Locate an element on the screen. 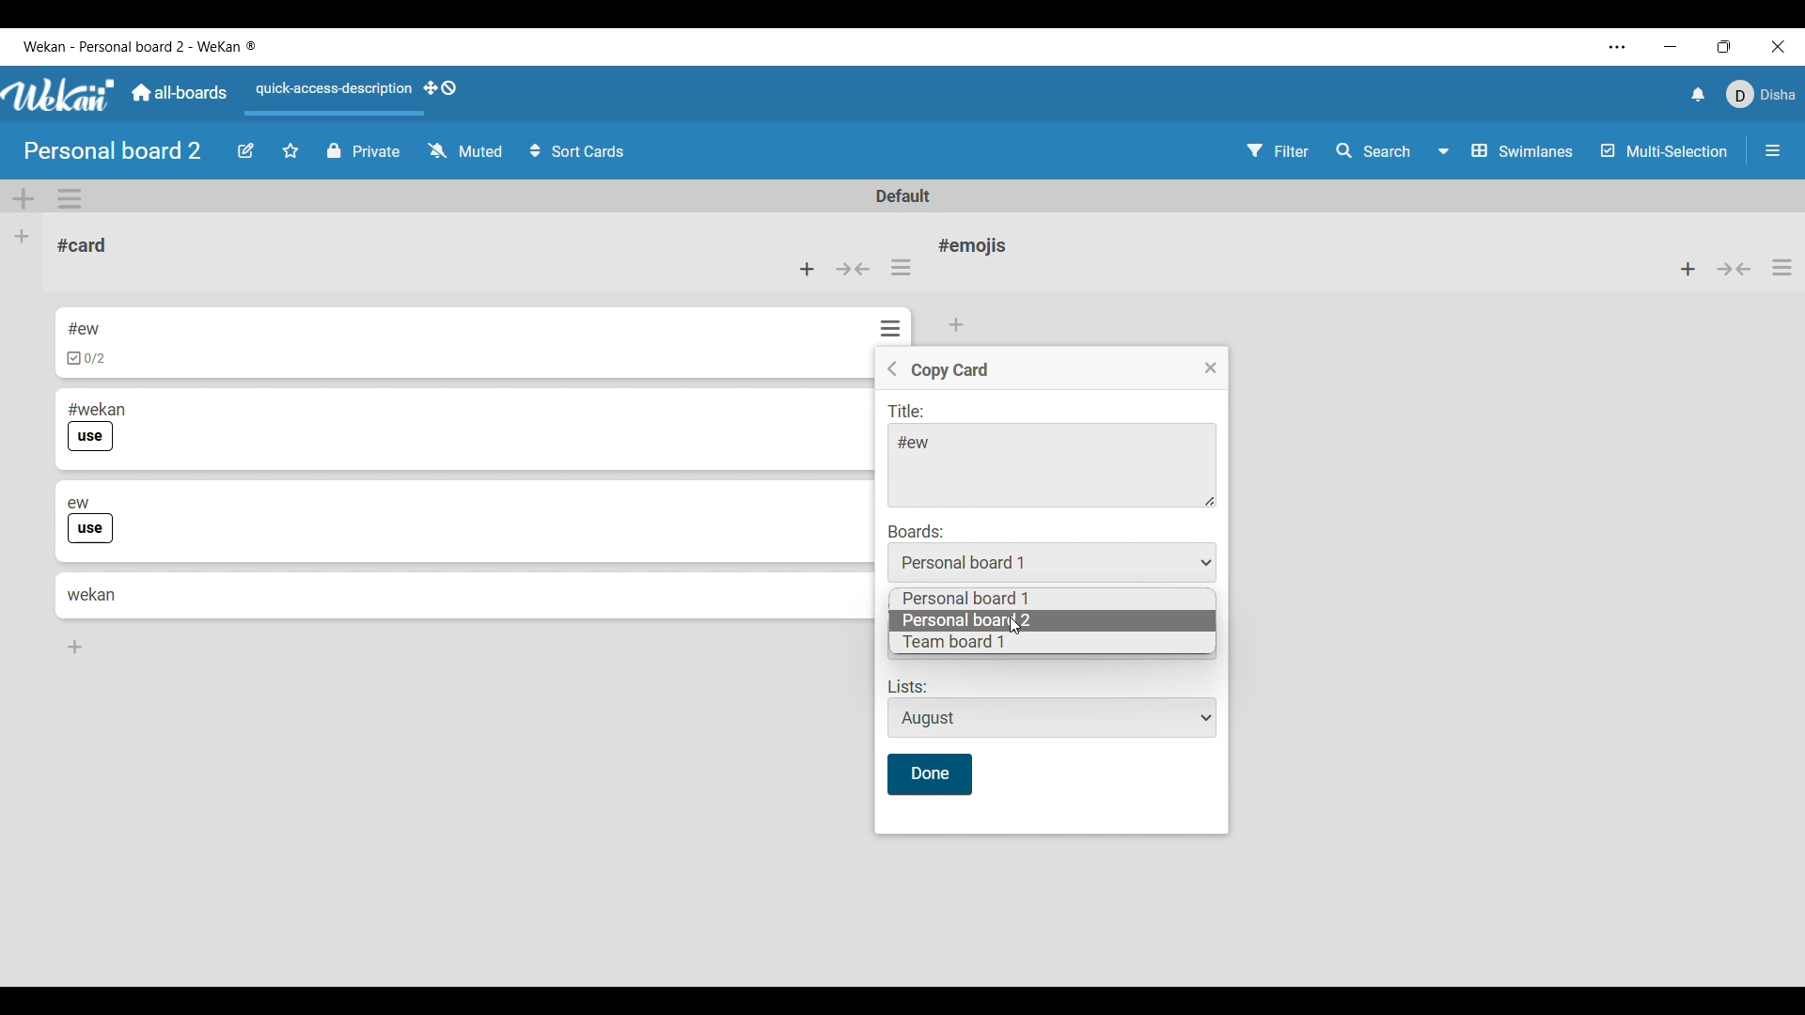 The width and height of the screenshot is (1805, 1015). Add card to top of list is located at coordinates (807, 270).